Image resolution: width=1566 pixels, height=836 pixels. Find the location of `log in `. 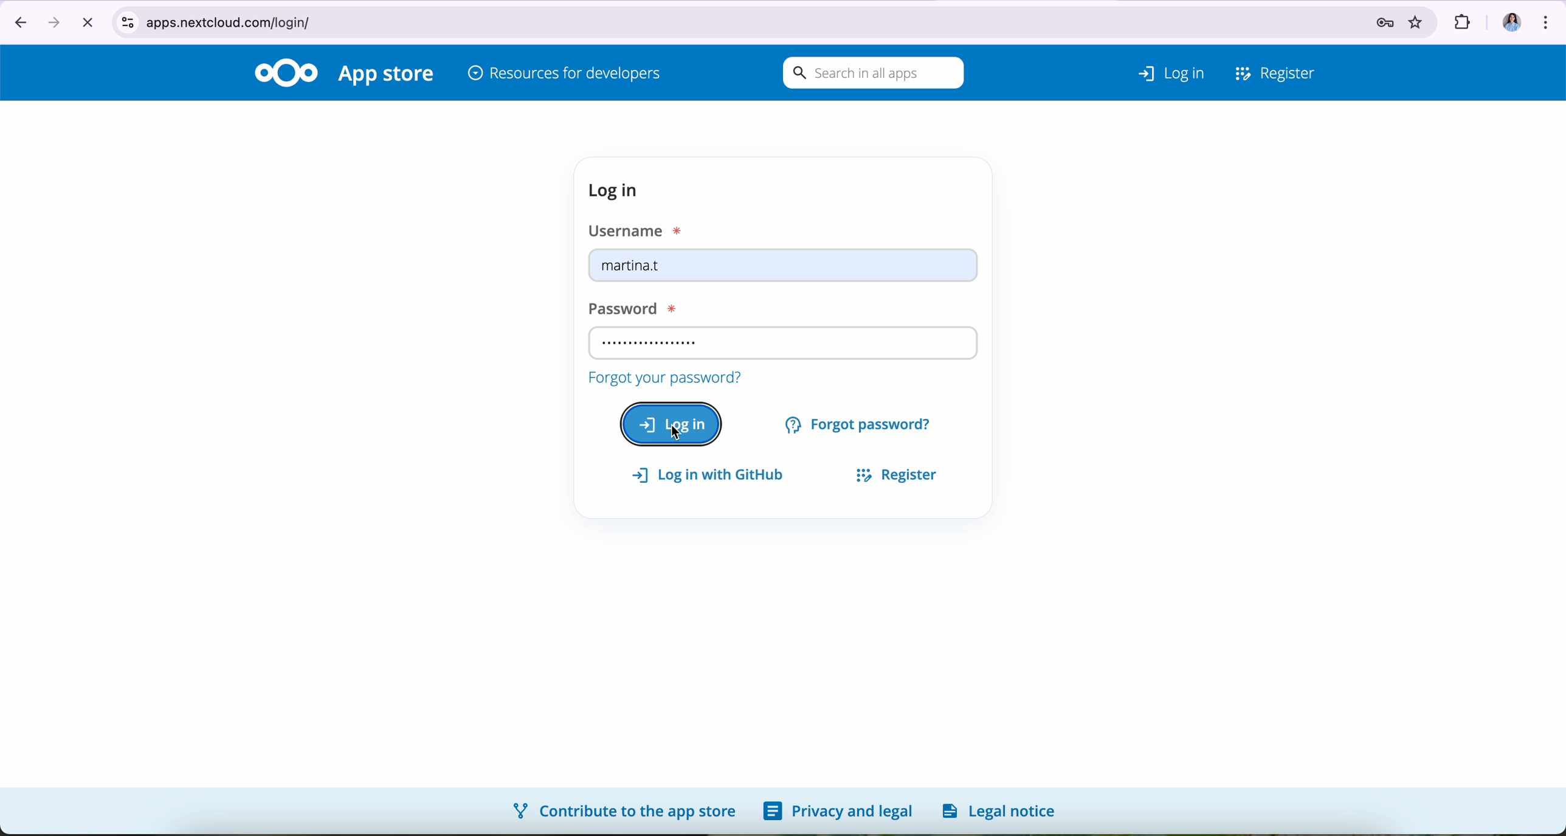

log in  is located at coordinates (671, 423).